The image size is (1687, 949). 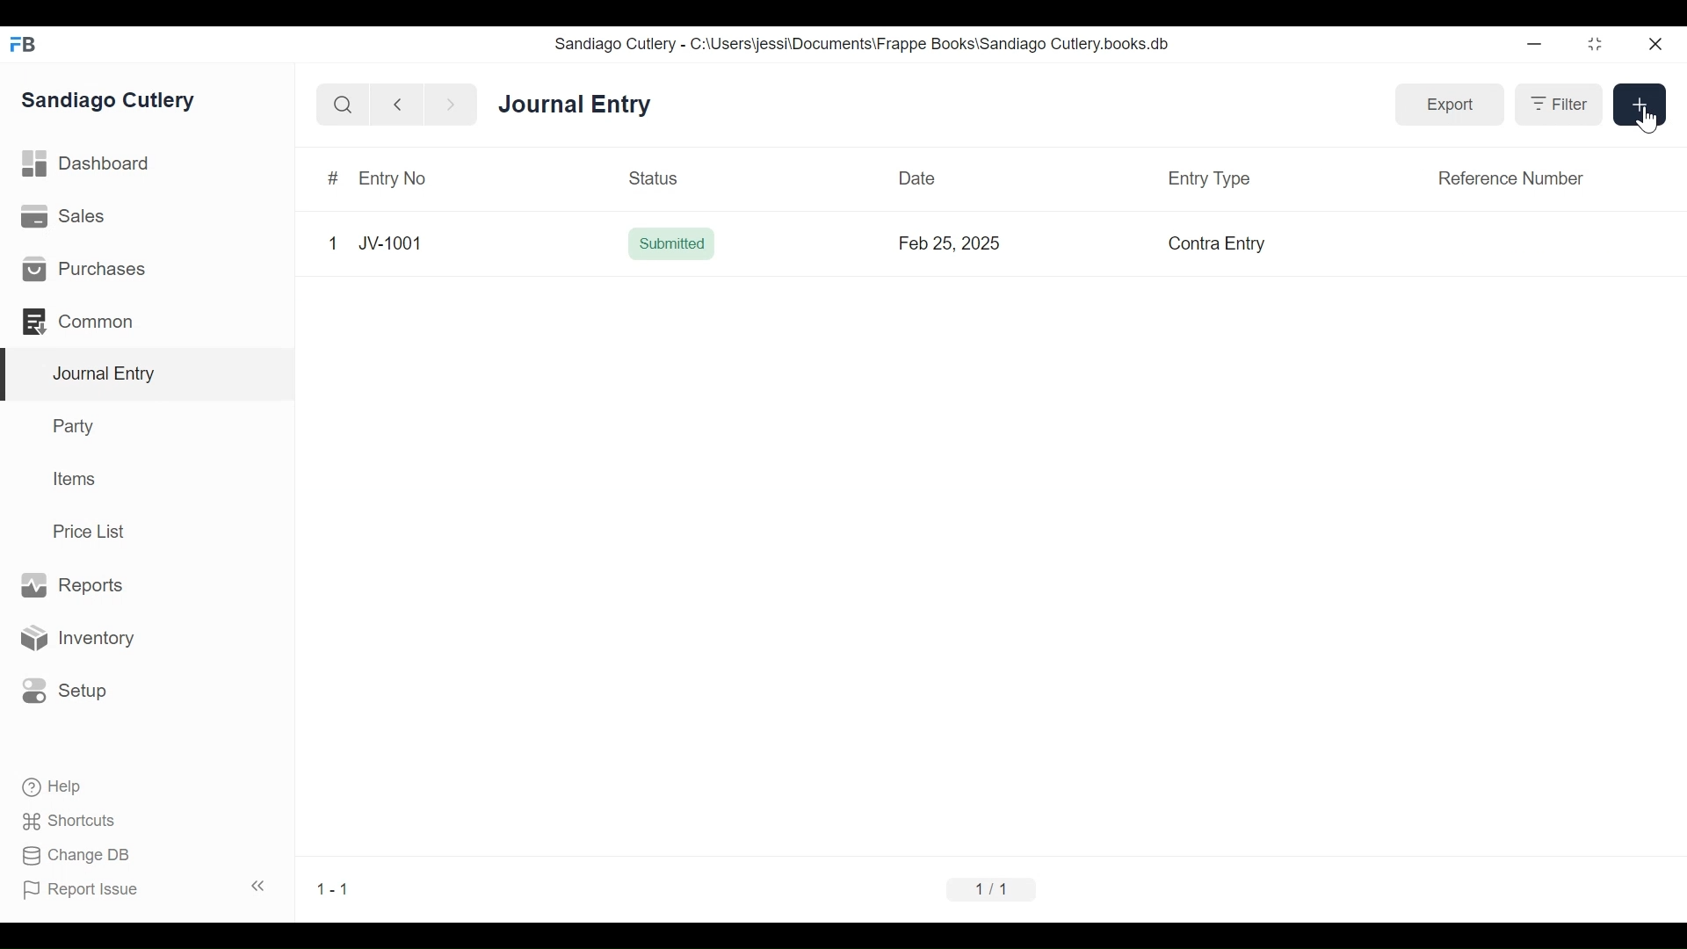 What do you see at coordinates (64, 821) in the screenshot?
I see `Shortcuts` at bounding box center [64, 821].